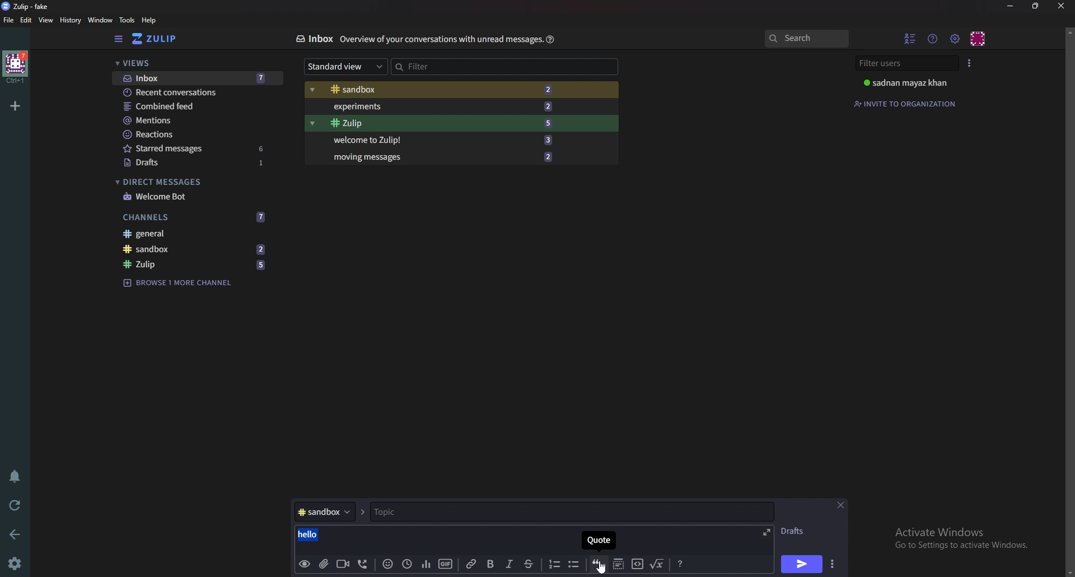 Image resolution: width=1075 pixels, height=577 pixels. I want to click on Code, so click(637, 564).